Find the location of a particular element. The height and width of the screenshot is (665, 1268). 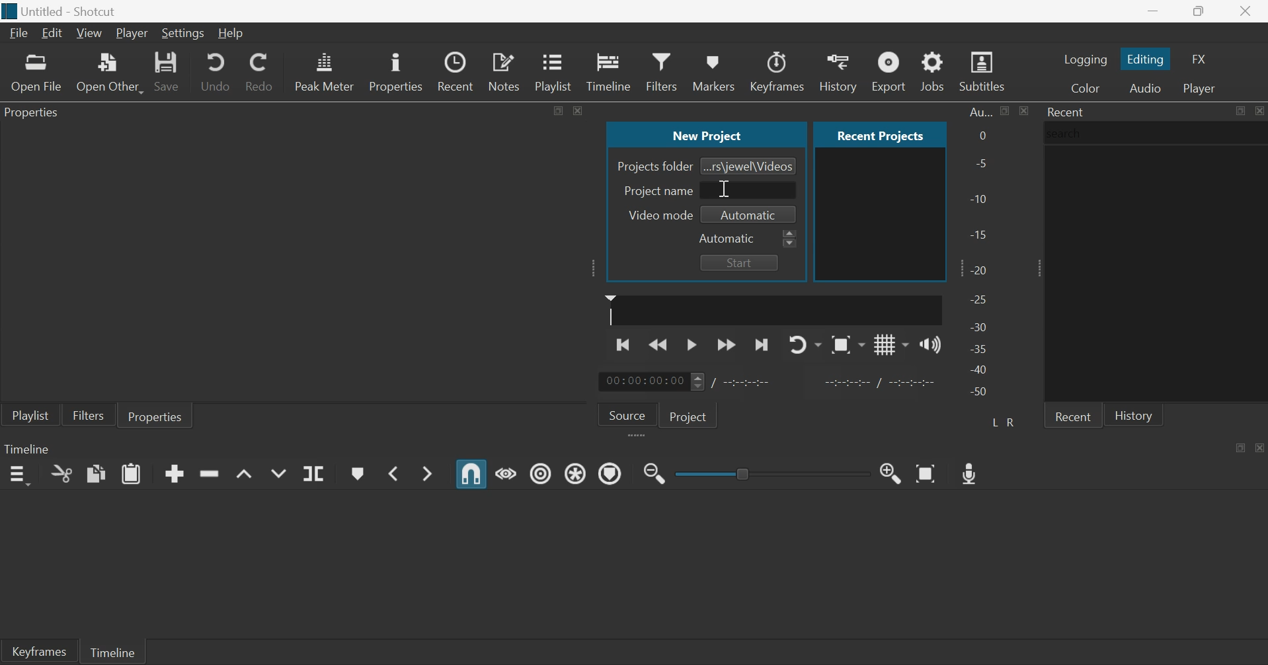

Lift is located at coordinates (245, 475).